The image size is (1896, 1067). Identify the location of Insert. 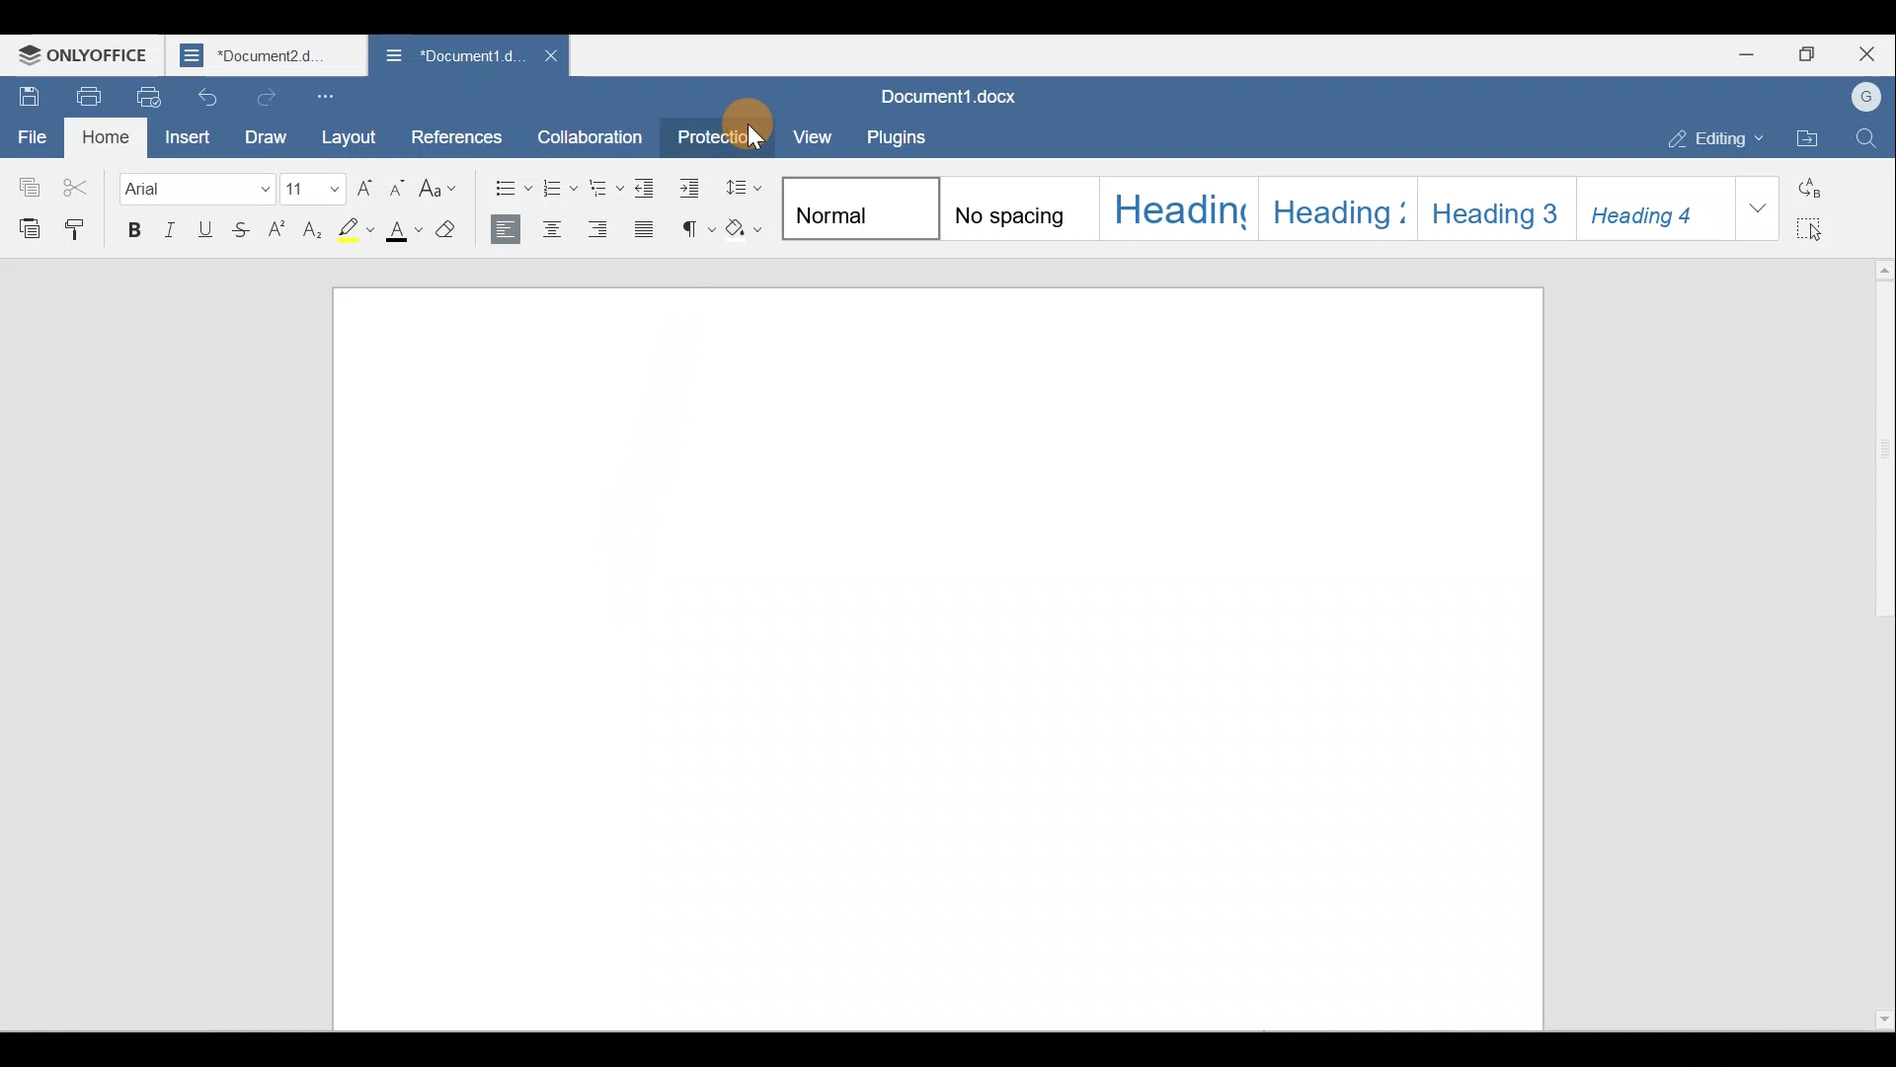
(191, 136).